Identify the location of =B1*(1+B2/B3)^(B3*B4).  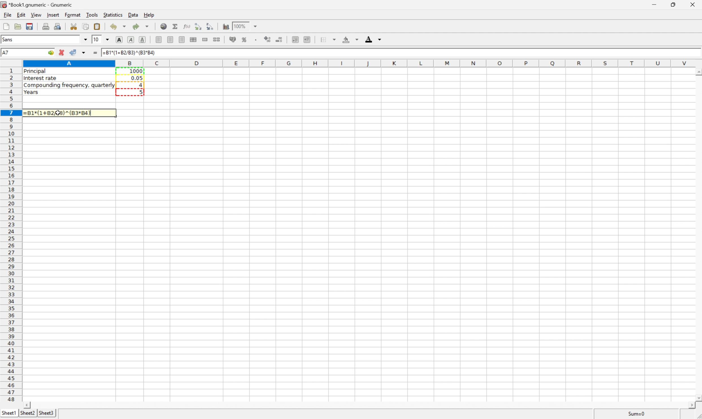
(61, 113).